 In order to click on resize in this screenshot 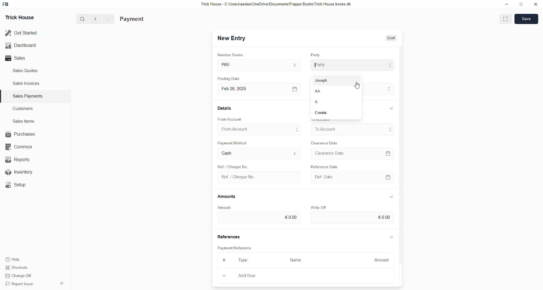, I will do `click(522, 4)`.